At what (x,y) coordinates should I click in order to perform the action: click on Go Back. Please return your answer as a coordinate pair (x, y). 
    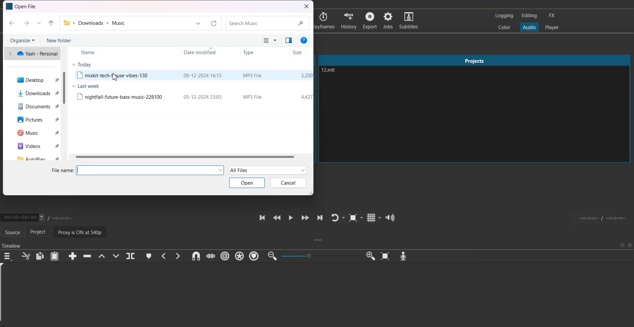
    Looking at the image, I should click on (12, 23).